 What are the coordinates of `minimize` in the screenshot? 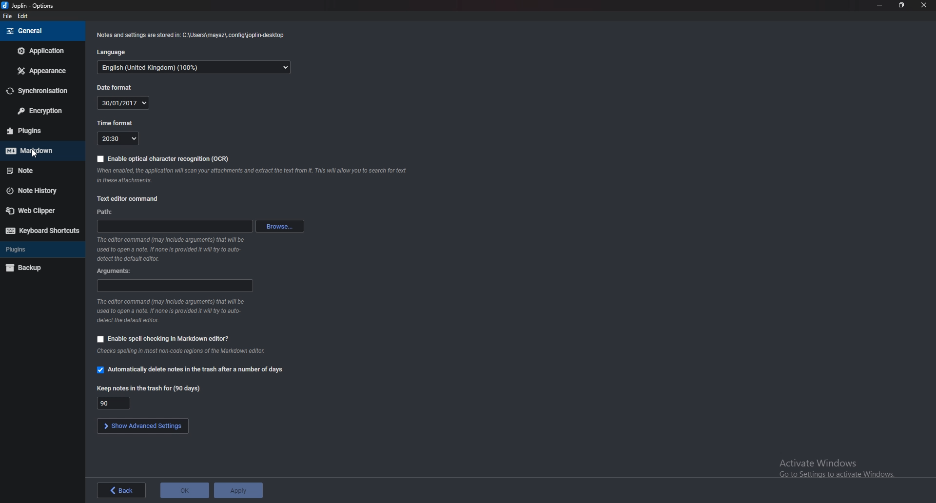 It's located at (880, 5).